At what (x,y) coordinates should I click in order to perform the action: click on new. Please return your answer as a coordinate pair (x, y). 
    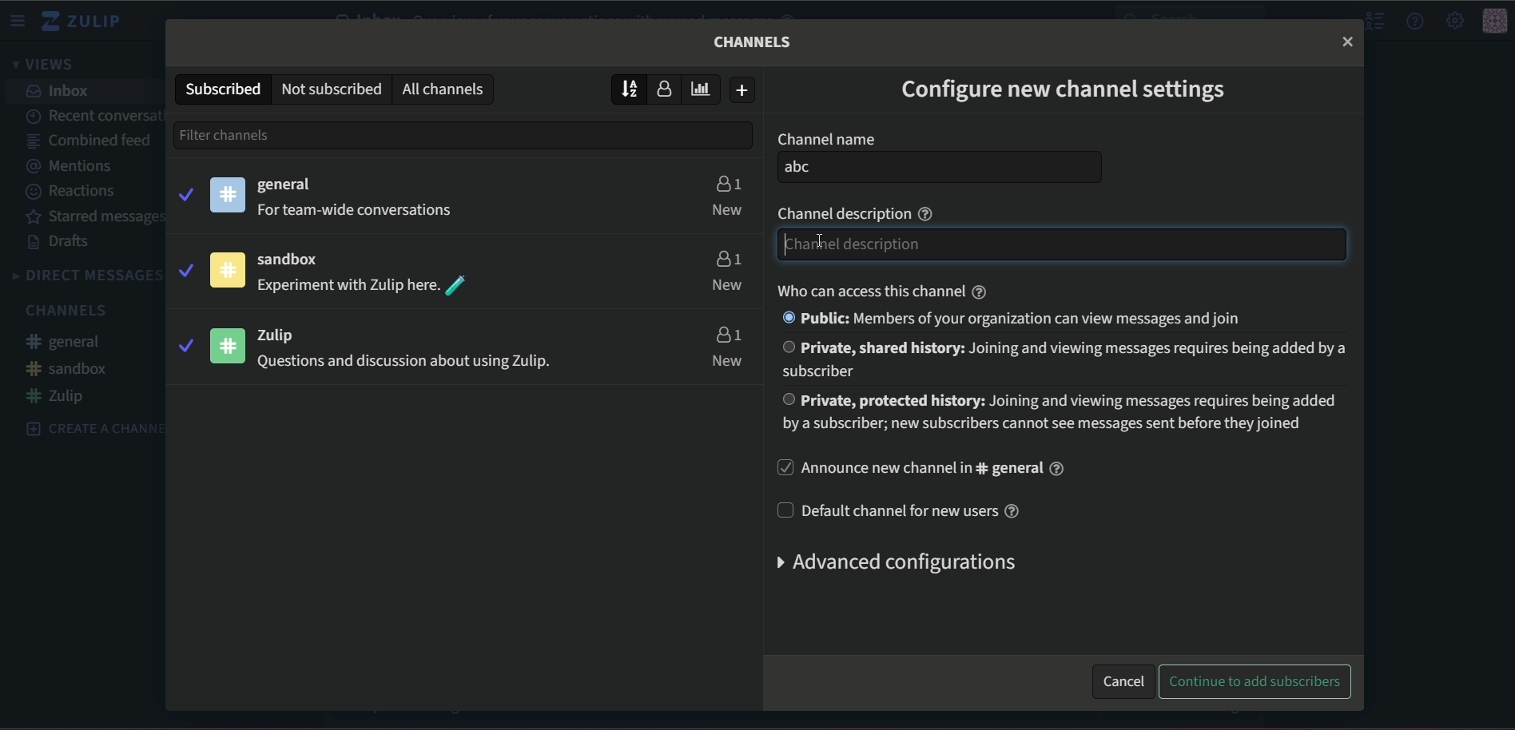
    Looking at the image, I should click on (727, 286).